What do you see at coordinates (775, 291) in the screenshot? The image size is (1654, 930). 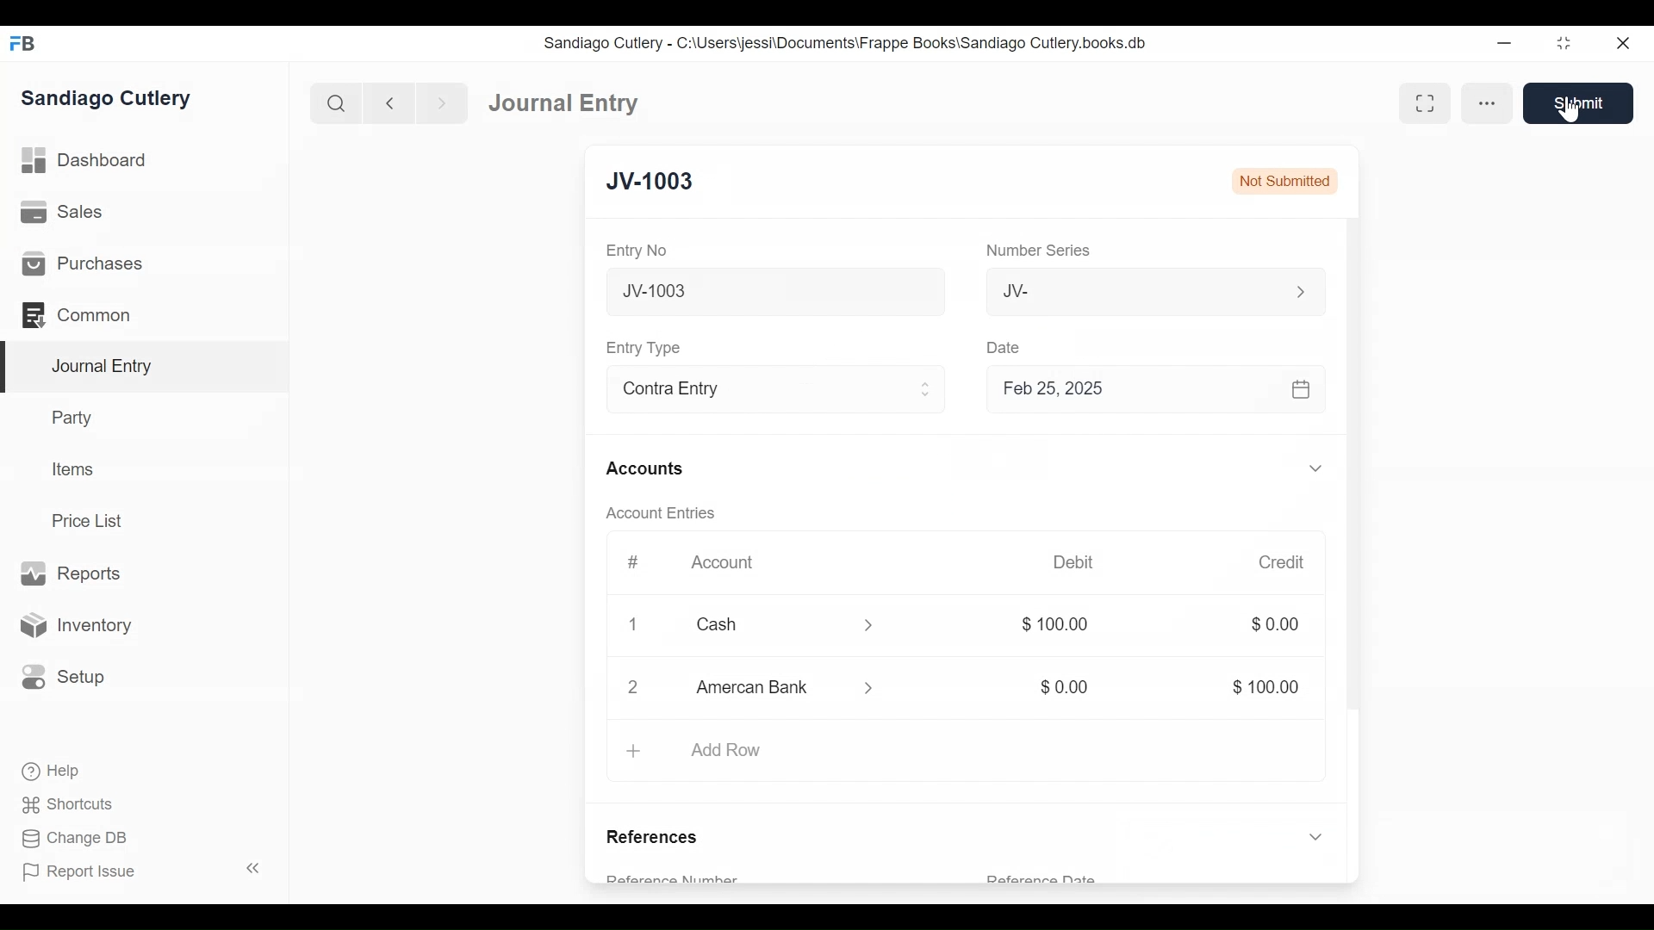 I see `New Journal Entry 10` at bounding box center [775, 291].